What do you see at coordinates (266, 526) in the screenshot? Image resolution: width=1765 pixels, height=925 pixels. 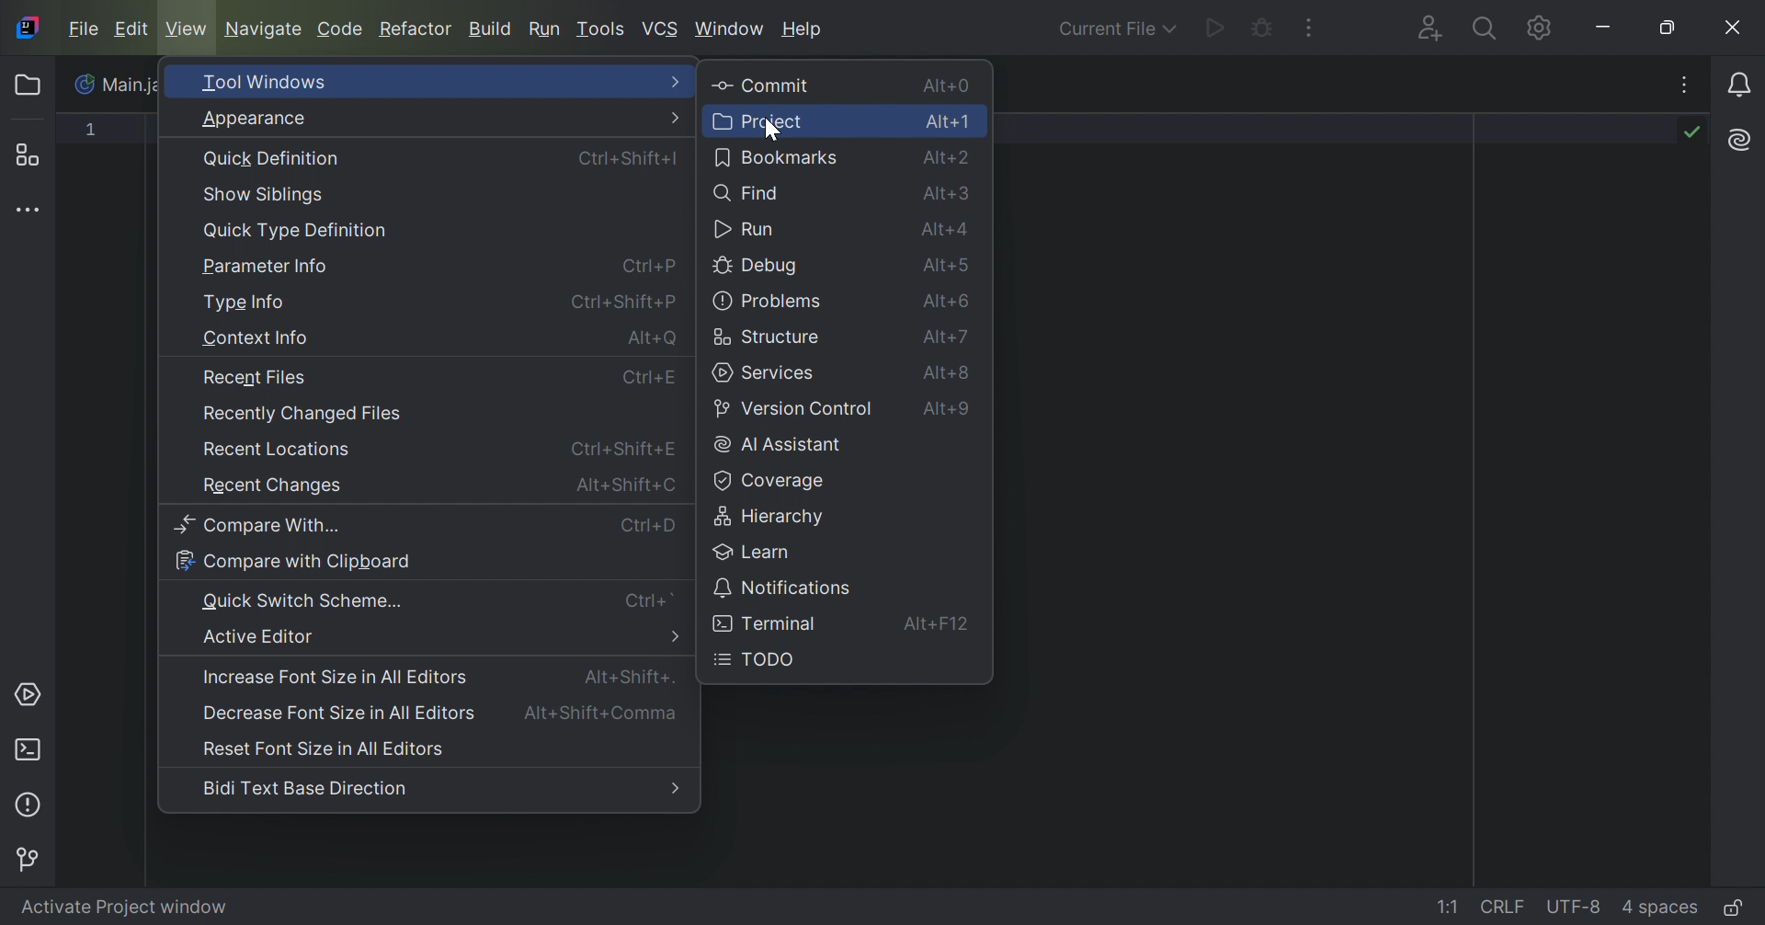 I see `Compare With...` at bounding box center [266, 526].